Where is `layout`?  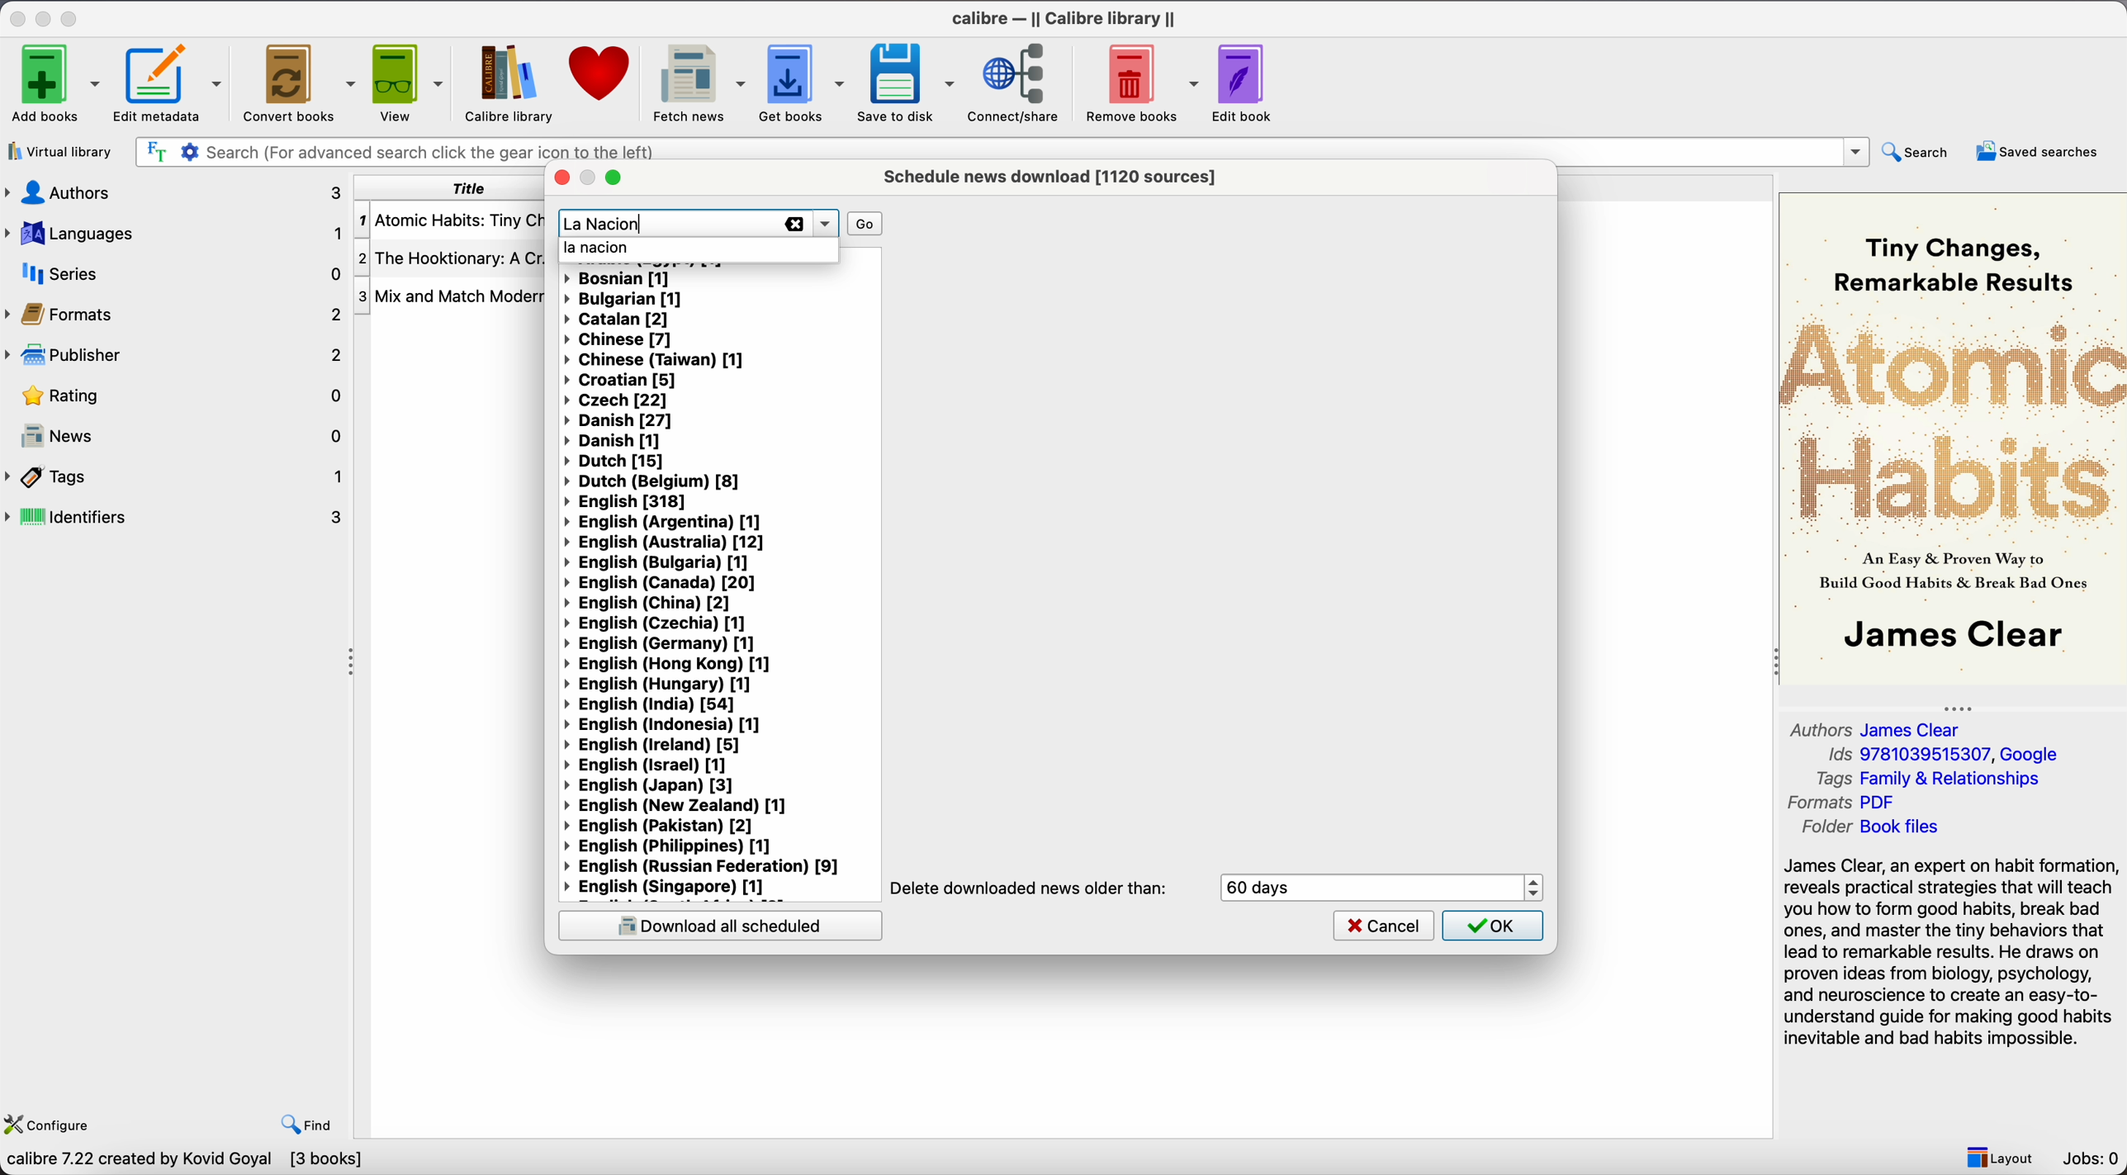 layout is located at coordinates (1998, 1155).